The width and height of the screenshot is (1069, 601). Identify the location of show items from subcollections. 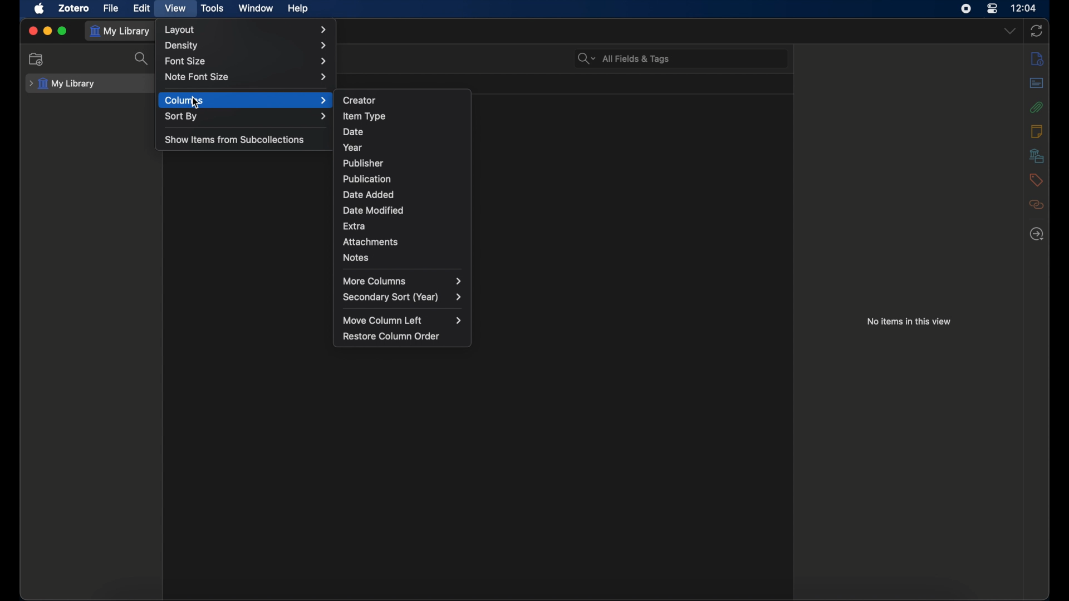
(234, 140).